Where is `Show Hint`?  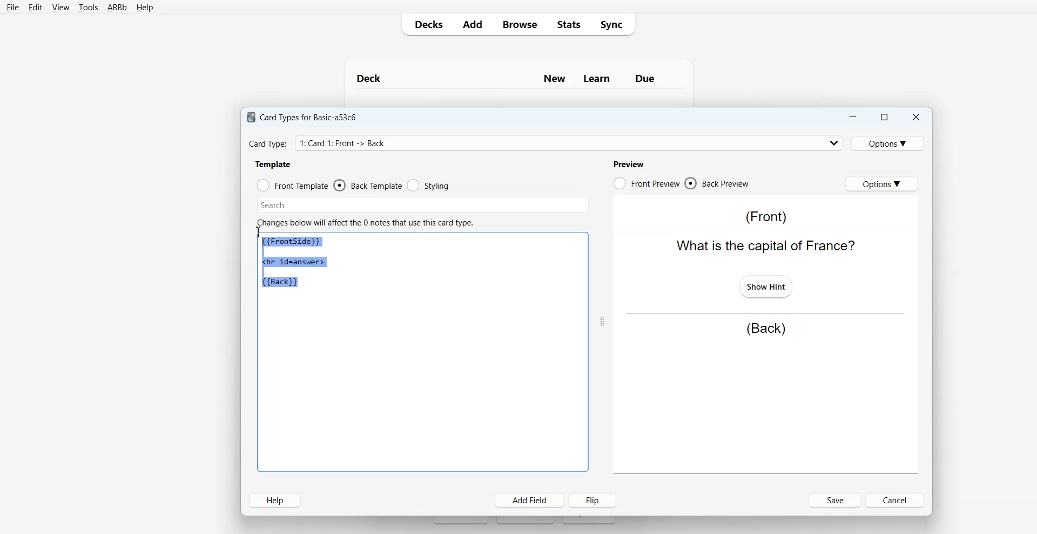
Show Hint is located at coordinates (765, 285).